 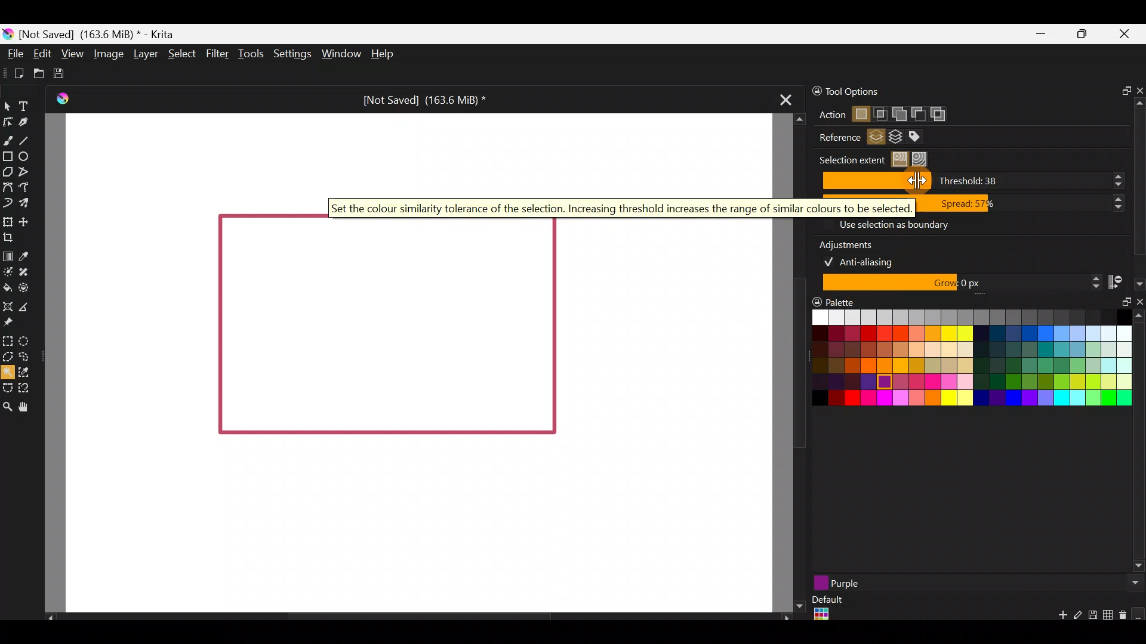 What do you see at coordinates (1139, 181) in the screenshot?
I see `Scroll  bar` at bounding box center [1139, 181].